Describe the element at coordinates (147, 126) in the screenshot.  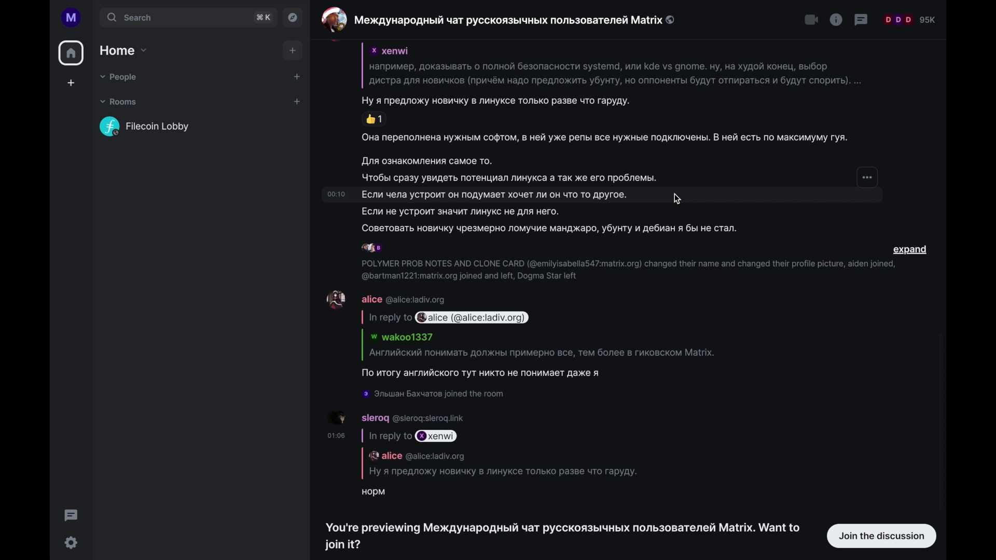
I see `Flecoin Lobby` at that location.